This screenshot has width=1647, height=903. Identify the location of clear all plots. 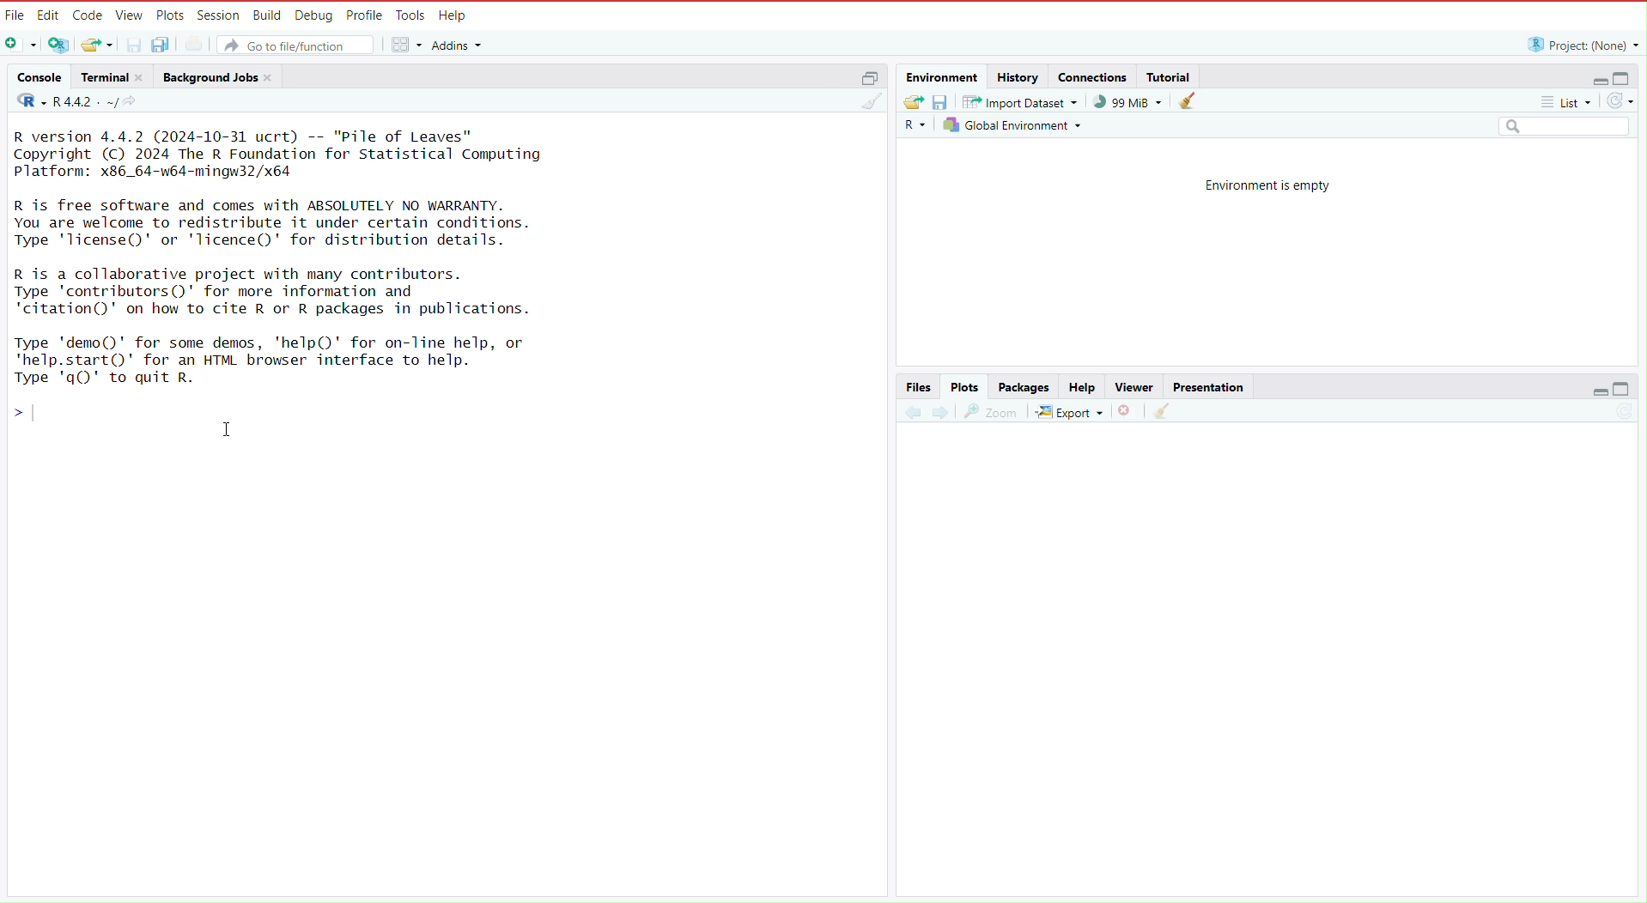
(1160, 414).